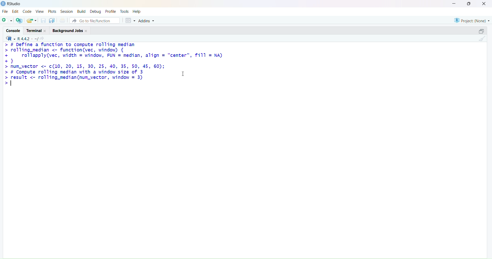  I want to click on logo, so click(4, 4).